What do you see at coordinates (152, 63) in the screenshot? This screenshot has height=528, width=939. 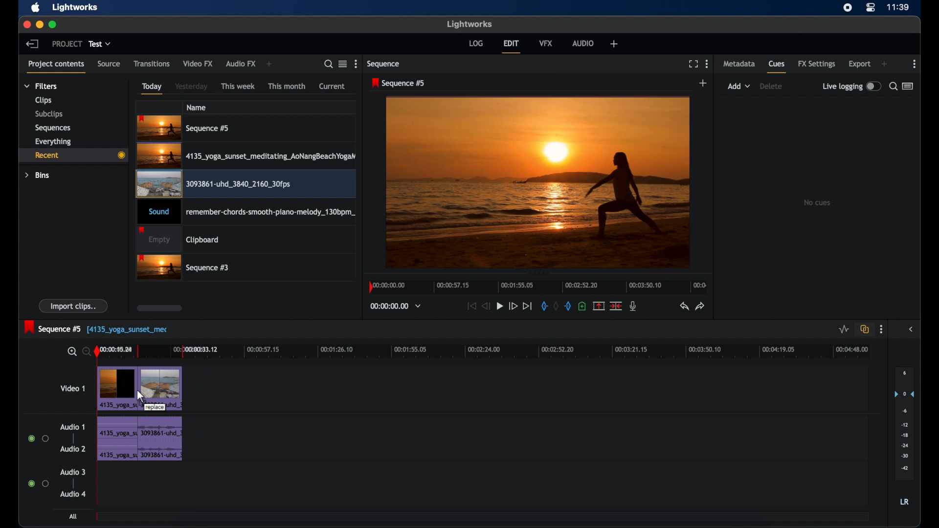 I see `transitions` at bounding box center [152, 63].